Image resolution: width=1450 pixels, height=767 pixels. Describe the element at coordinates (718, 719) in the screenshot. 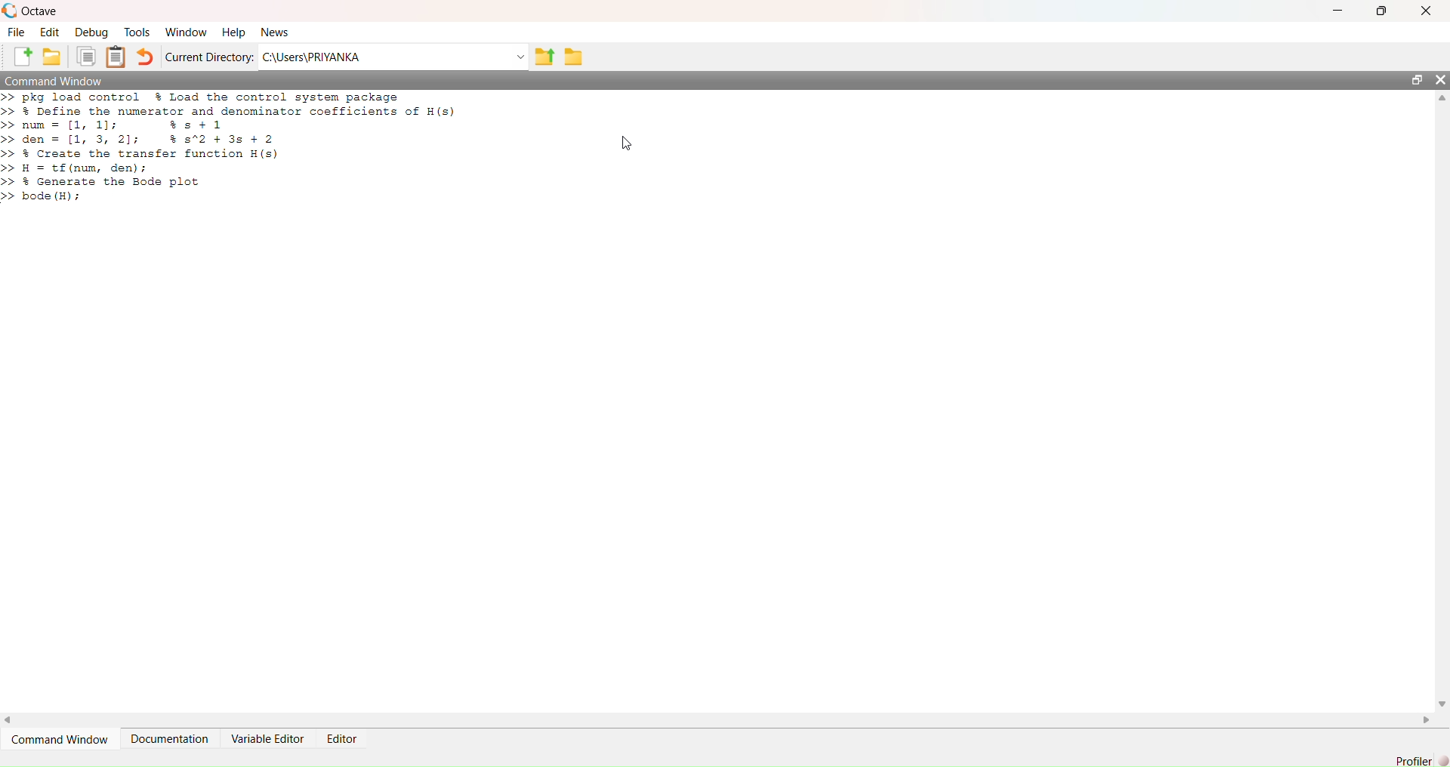

I see `horizontal scroll bar` at that location.